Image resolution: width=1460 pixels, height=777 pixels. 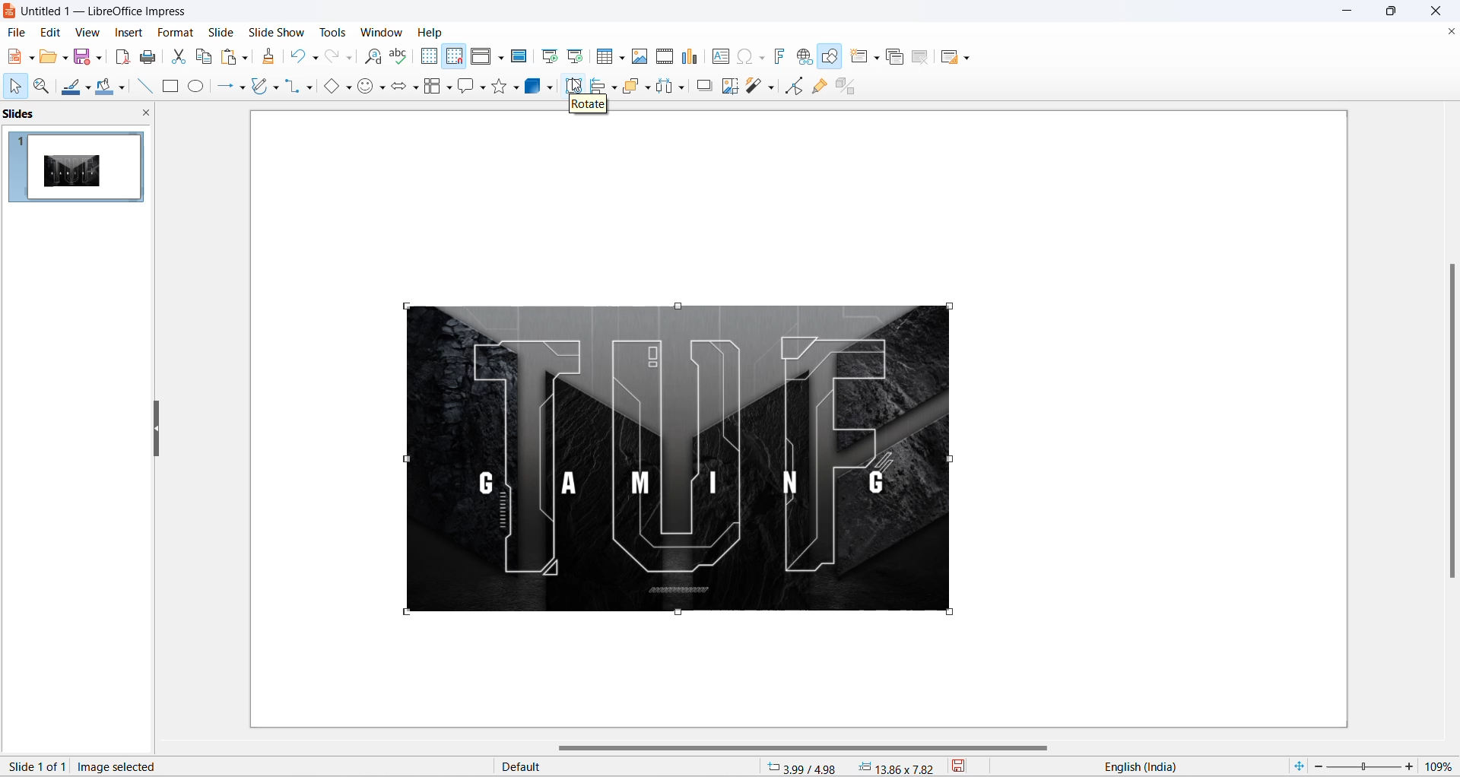 What do you see at coordinates (103, 87) in the screenshot?
I see `fill color` at bounding box center [103, 87].